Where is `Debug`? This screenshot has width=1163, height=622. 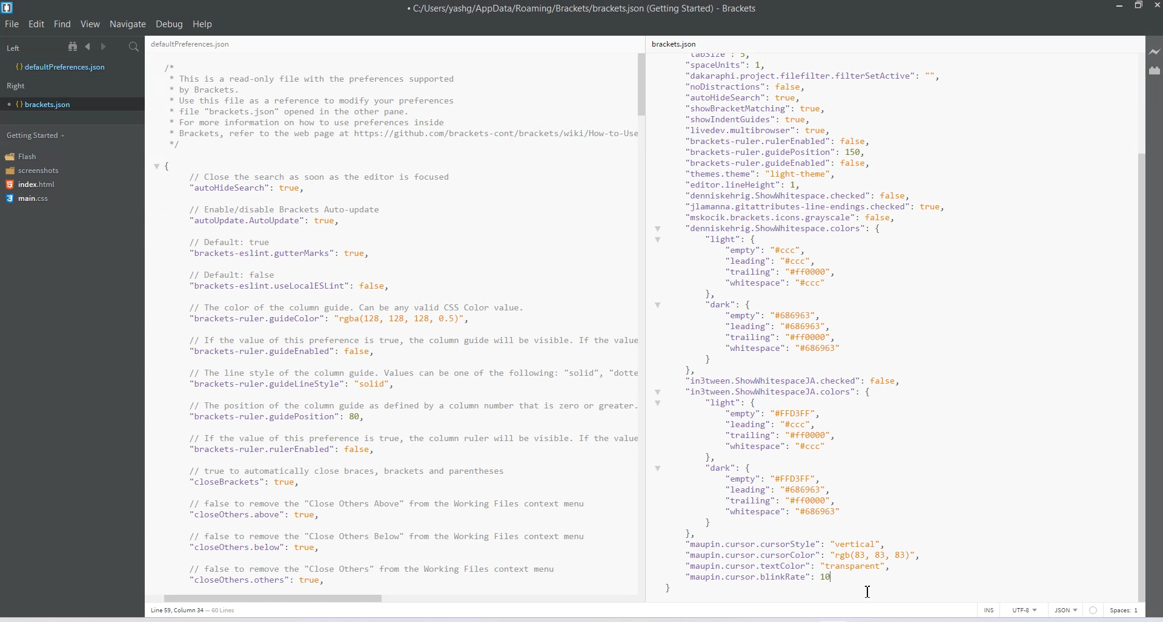
Debug is located at coordinates (169, 24).